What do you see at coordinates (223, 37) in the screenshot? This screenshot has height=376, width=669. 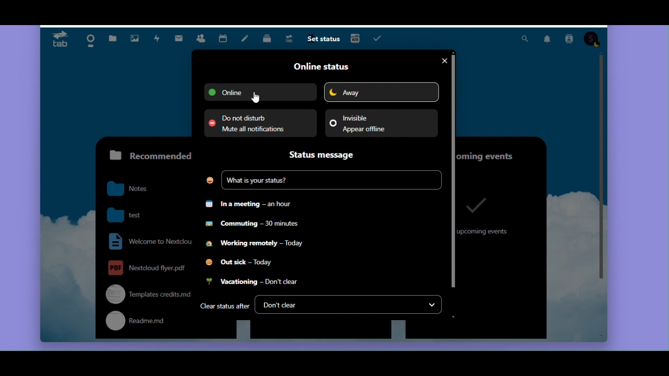 I see `Calendar` at bounding box center [223, 37].